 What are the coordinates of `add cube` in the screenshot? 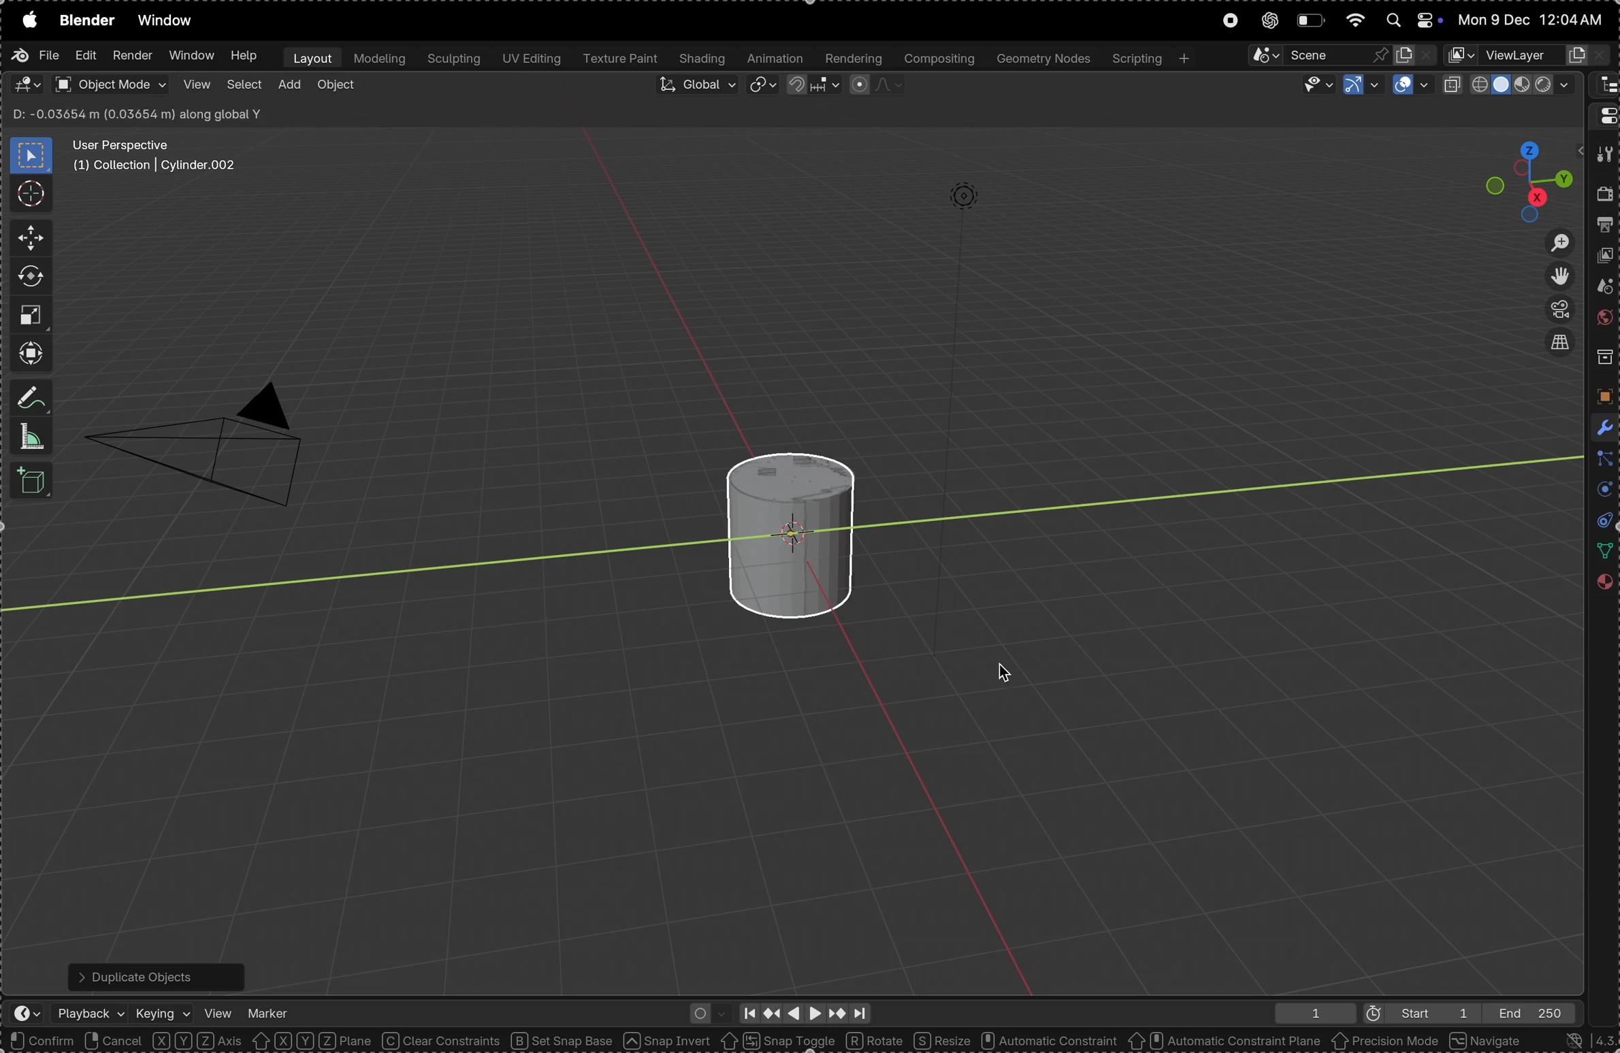 It's located at (35, 482).